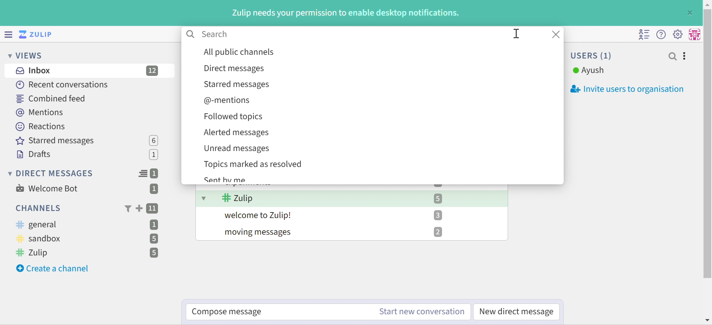  What do you see at coordinates (35, 253) in the screenshot?
I see `# Zulip` at bounding box center [35, 253].